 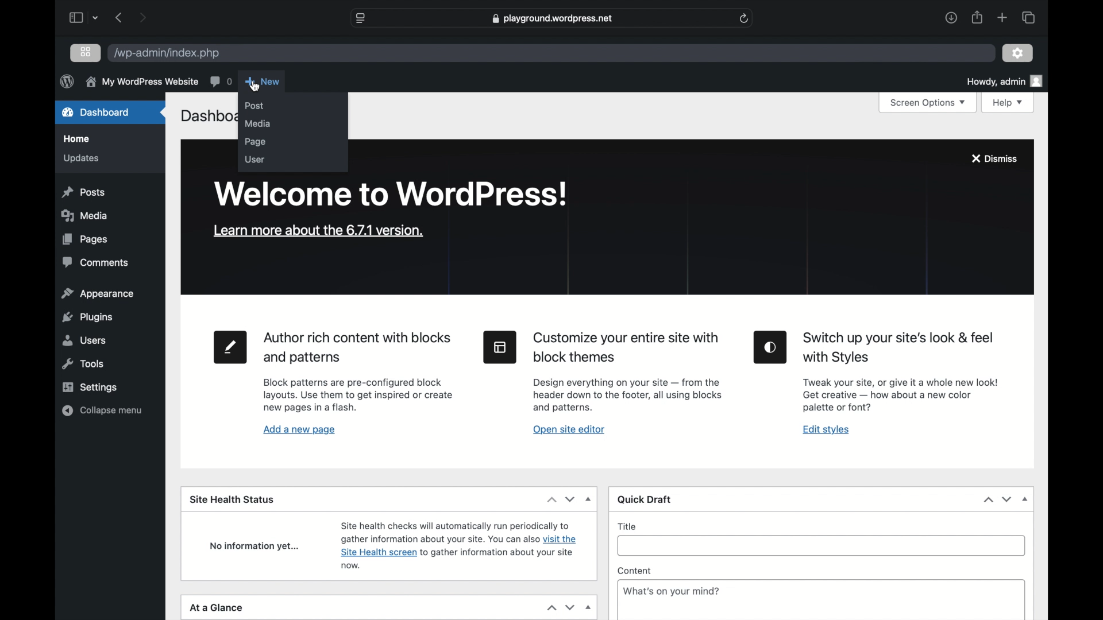 I want to click on pages, so click(x=84, y=239).